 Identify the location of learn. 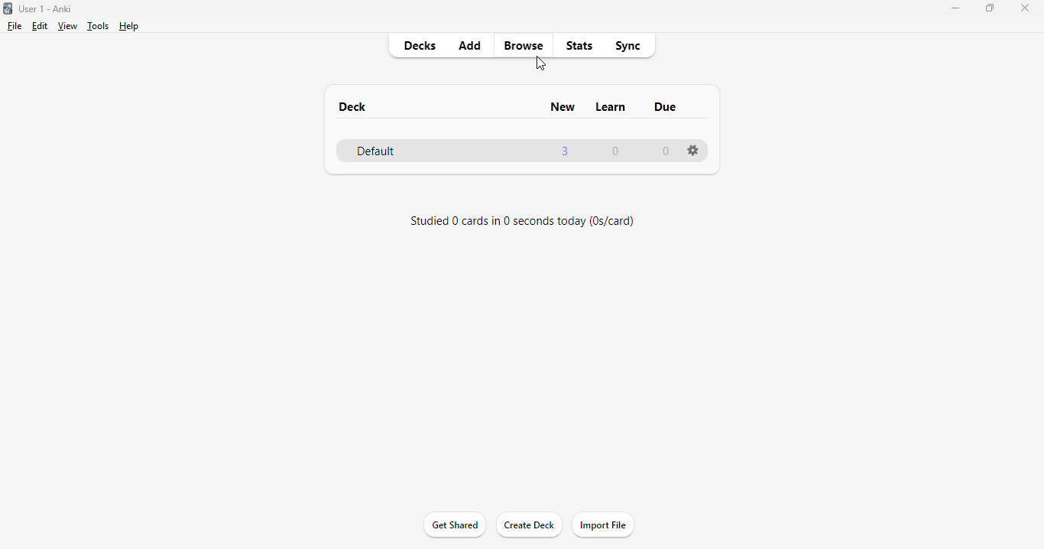
(611, 107).